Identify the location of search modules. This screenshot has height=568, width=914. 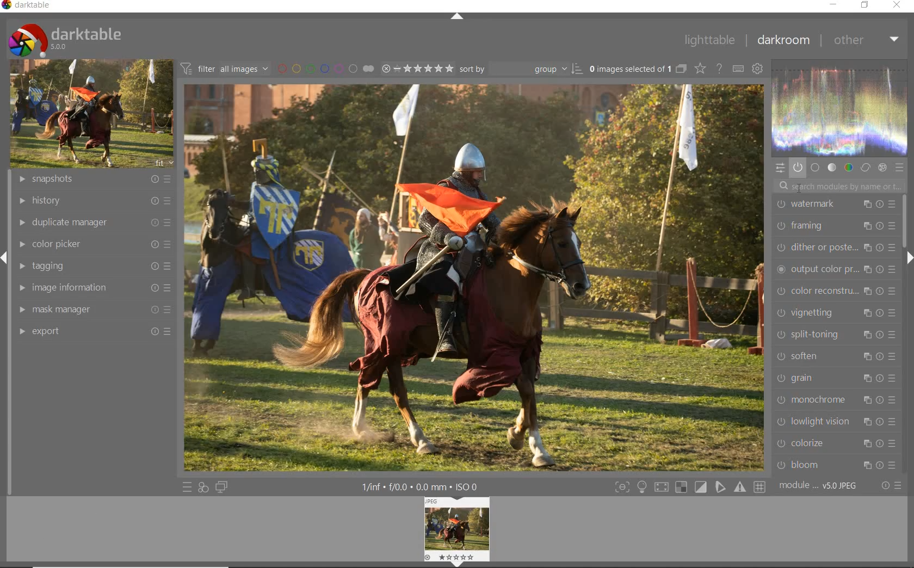
(836, 185).